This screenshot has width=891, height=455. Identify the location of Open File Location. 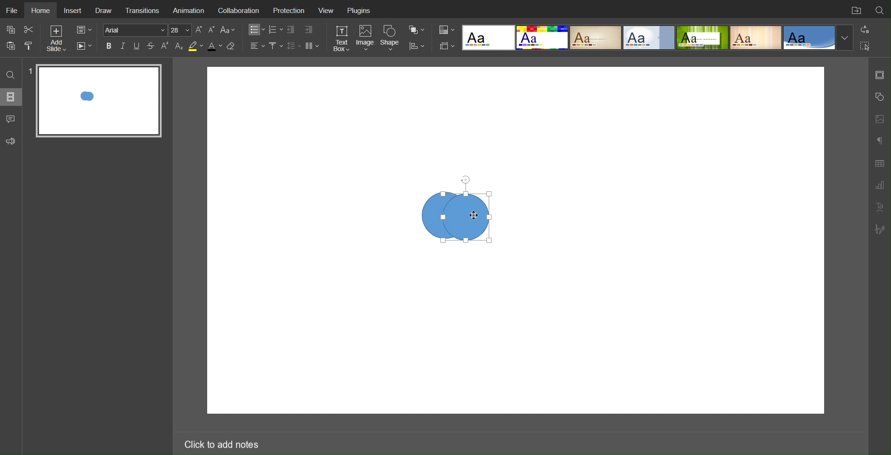
(854, 9).